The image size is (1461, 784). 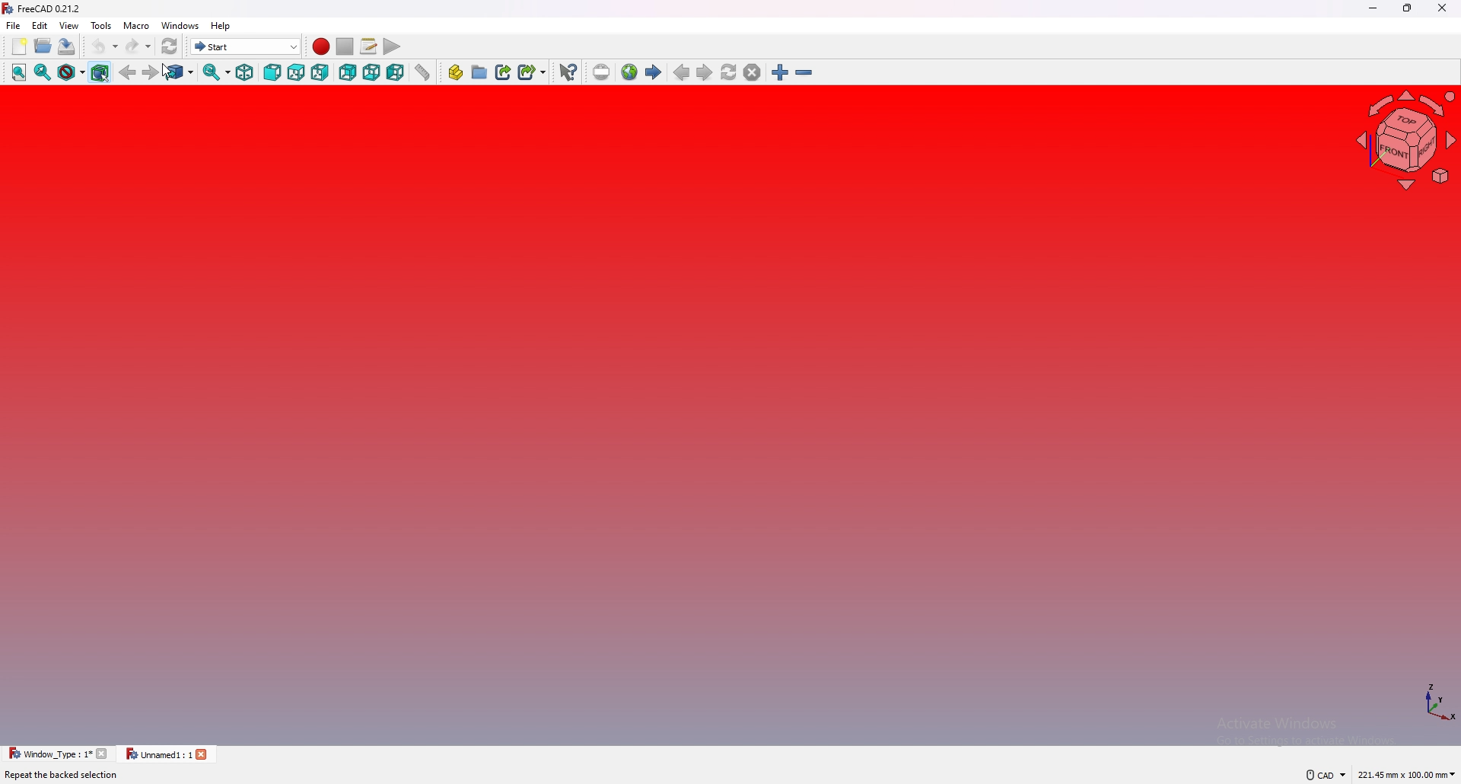 I want to click on macro, so click(x=137, y=25).